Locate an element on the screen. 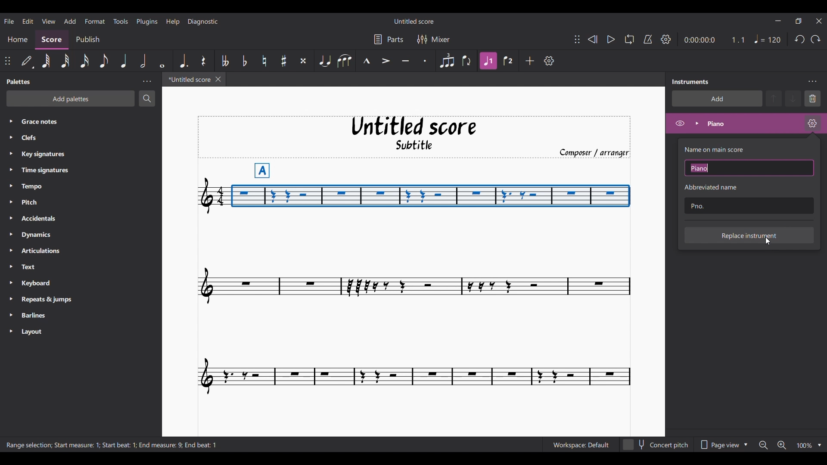 This screenshot has height=465, width=827. Loop playback is located at coordinates (629, 39).